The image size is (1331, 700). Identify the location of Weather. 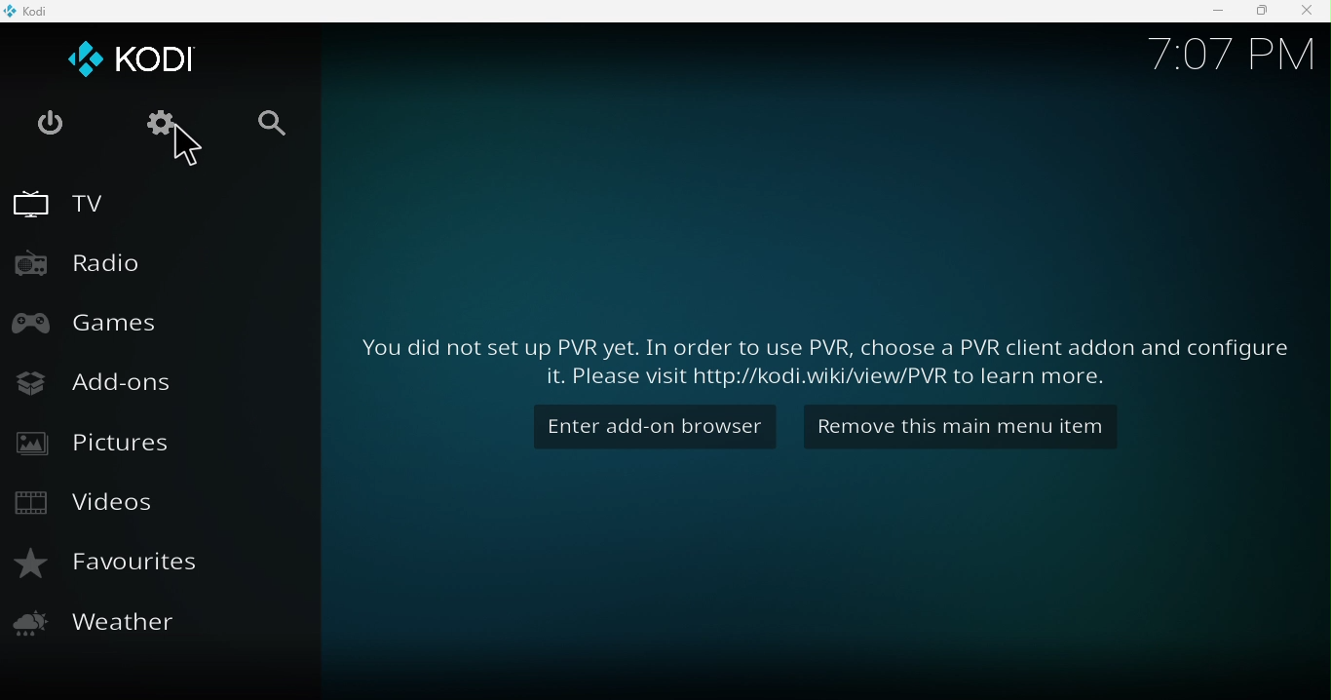
(107, 629).